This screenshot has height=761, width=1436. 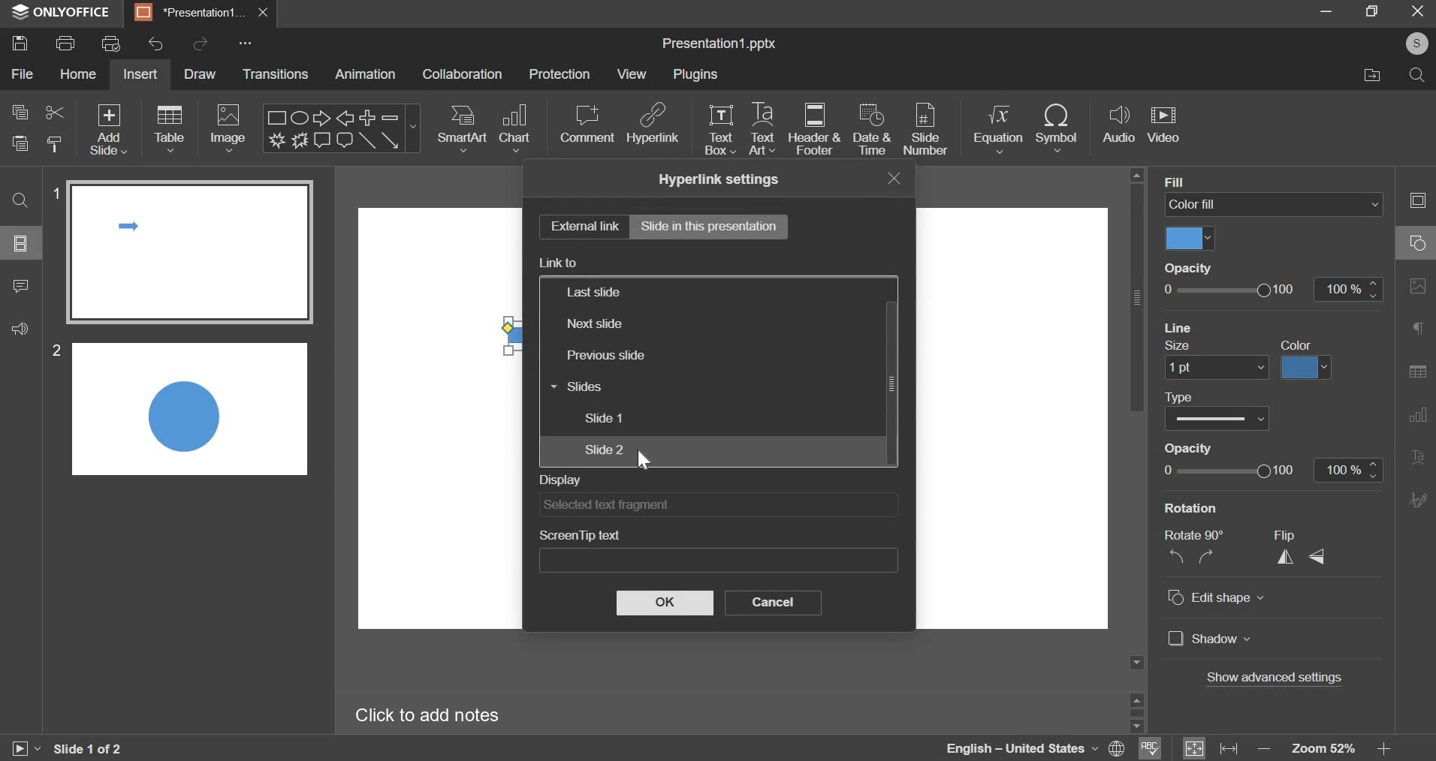 I want to click on slide 1 preview, so click(x=192, y=253).